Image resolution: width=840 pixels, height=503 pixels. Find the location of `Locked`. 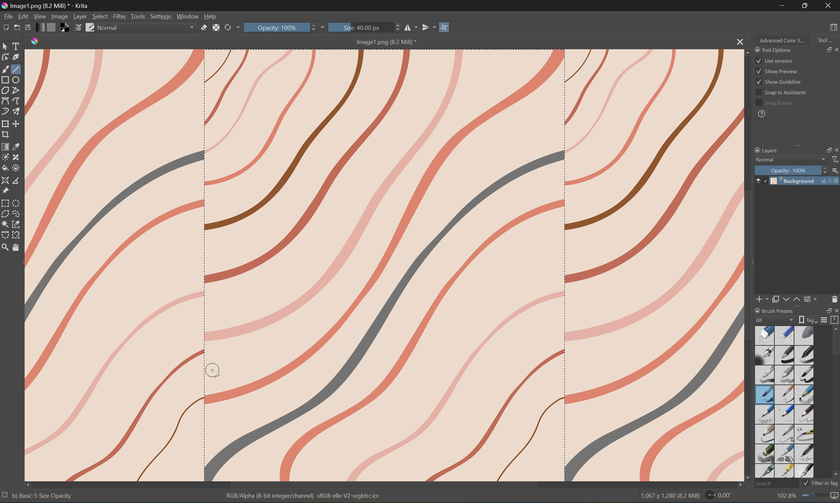

Locked is located at coordinates (765, 181).